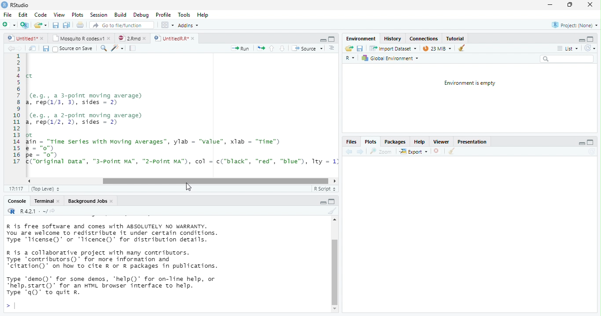  What do you see at coordinates (331, 211) in the screenshot?
I see `clear` at bounding box center [331, 211].